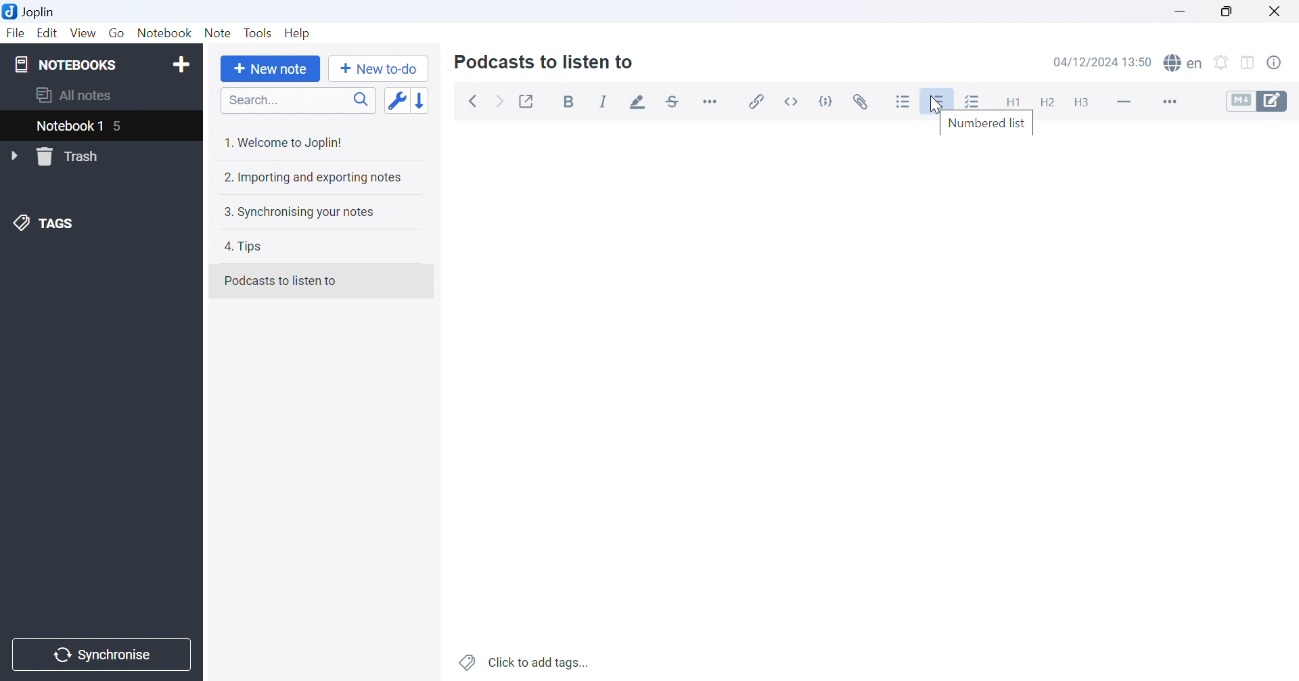 The height and width of the screenshot is (681, 1299). Describe the element at coordinates (218, 32) in the screenshot. I see `Note` at that location.